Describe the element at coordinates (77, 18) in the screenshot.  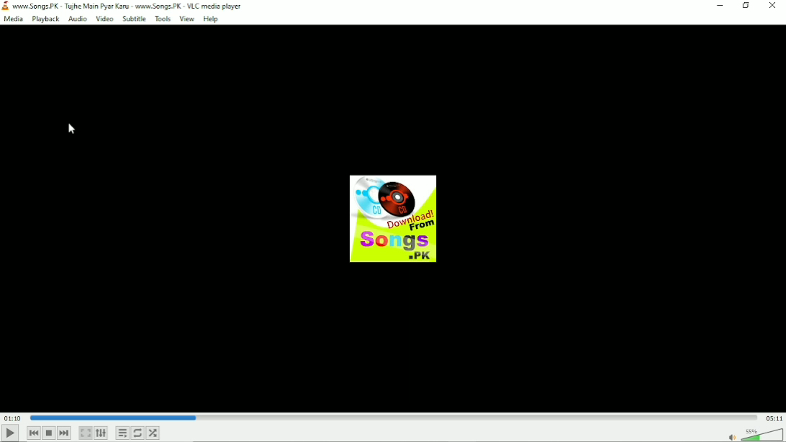
I see `Audio` at that location.